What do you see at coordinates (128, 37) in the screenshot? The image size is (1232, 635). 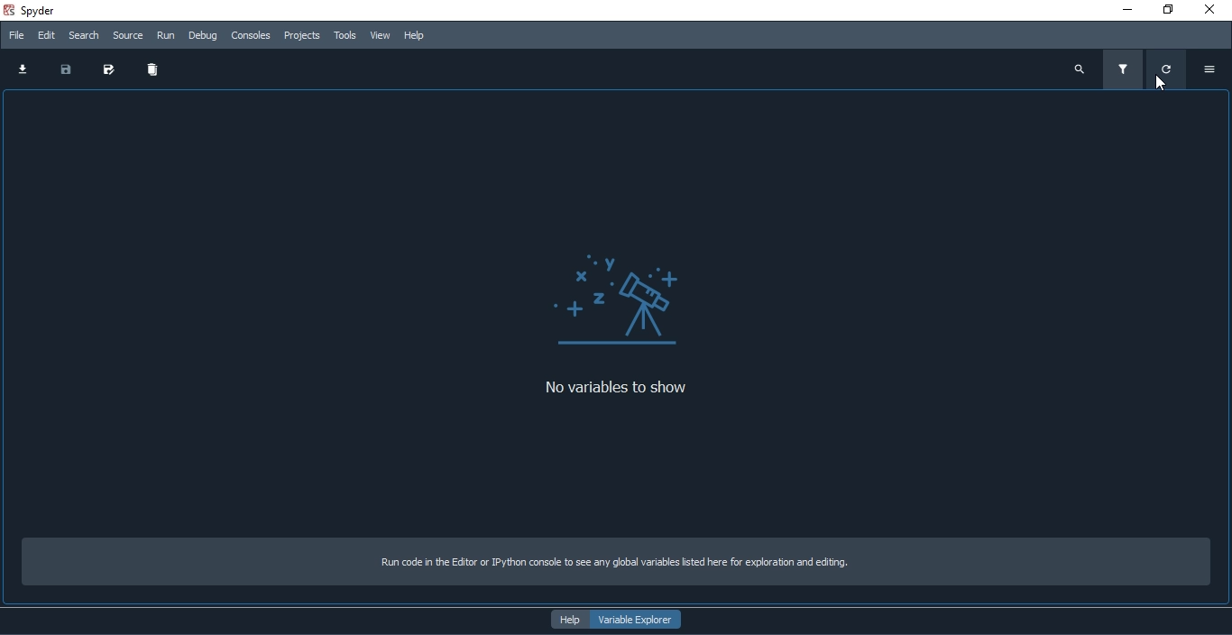 I see `source` at bounding box center [128, 37].